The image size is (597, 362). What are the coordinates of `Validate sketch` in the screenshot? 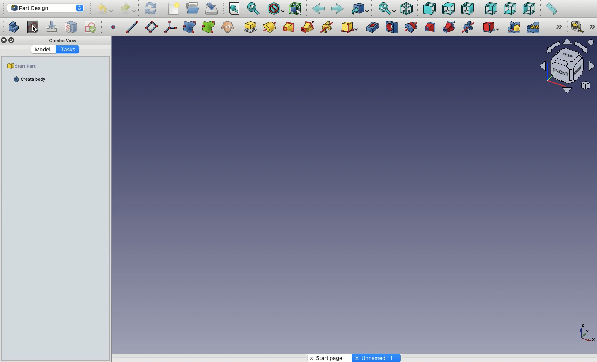 It's located at (90, 26).